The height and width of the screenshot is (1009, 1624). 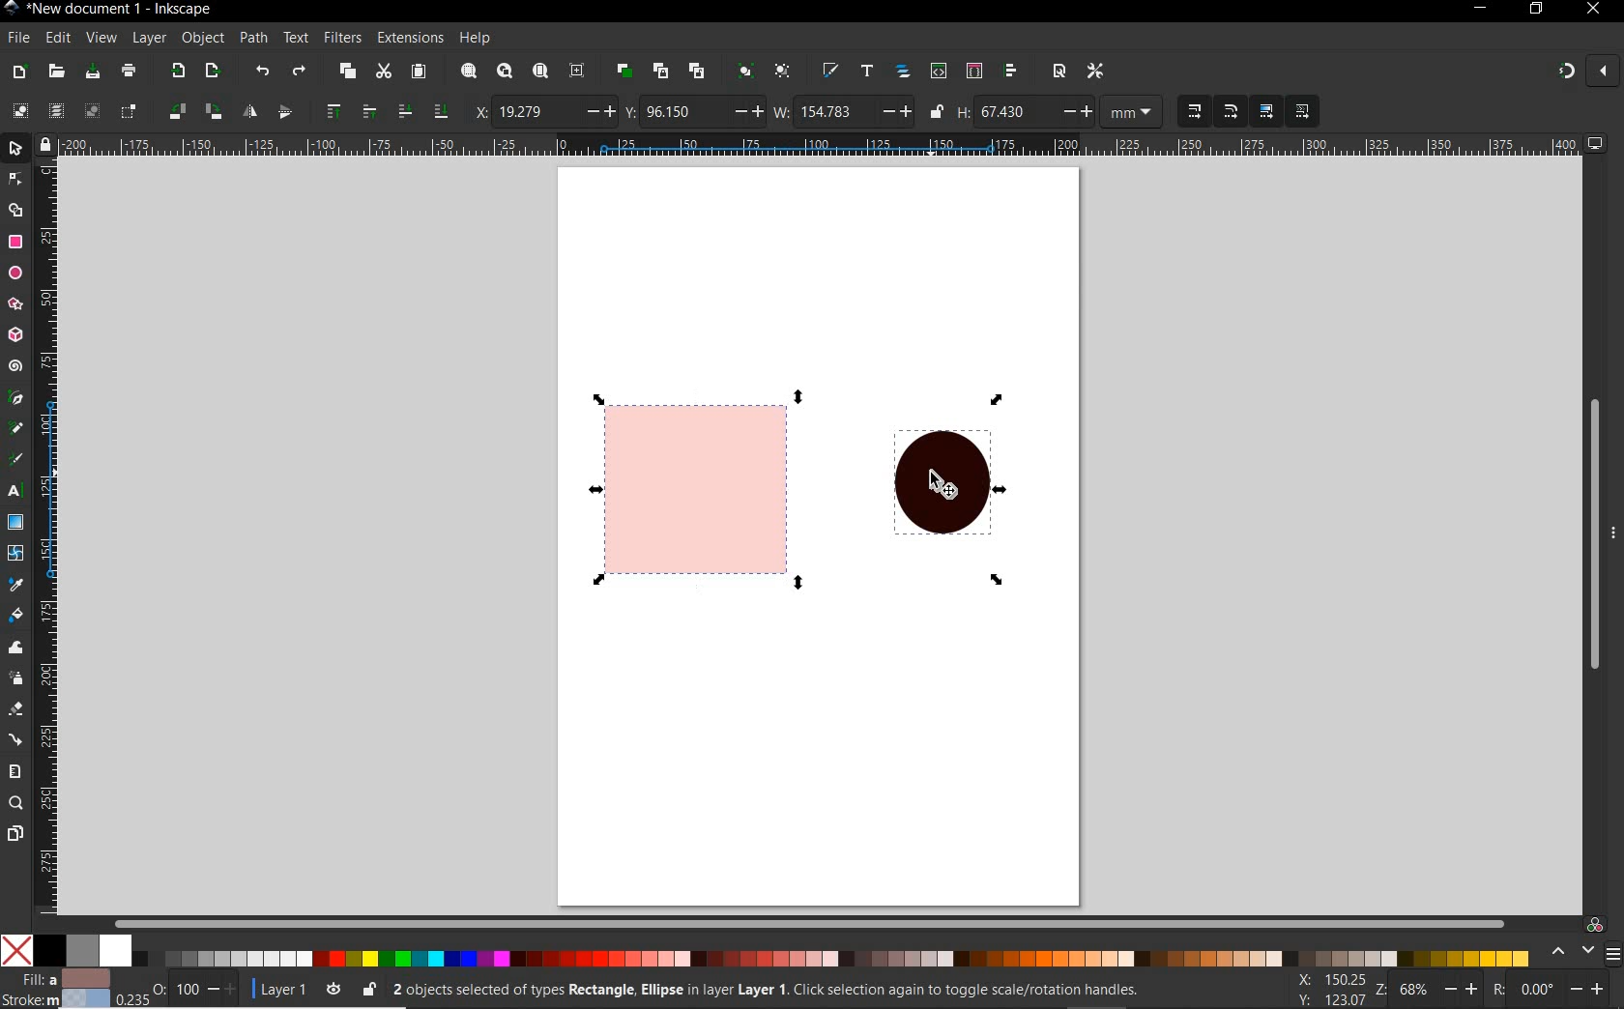 I want to click on create clone, so click(x=661, y=71).